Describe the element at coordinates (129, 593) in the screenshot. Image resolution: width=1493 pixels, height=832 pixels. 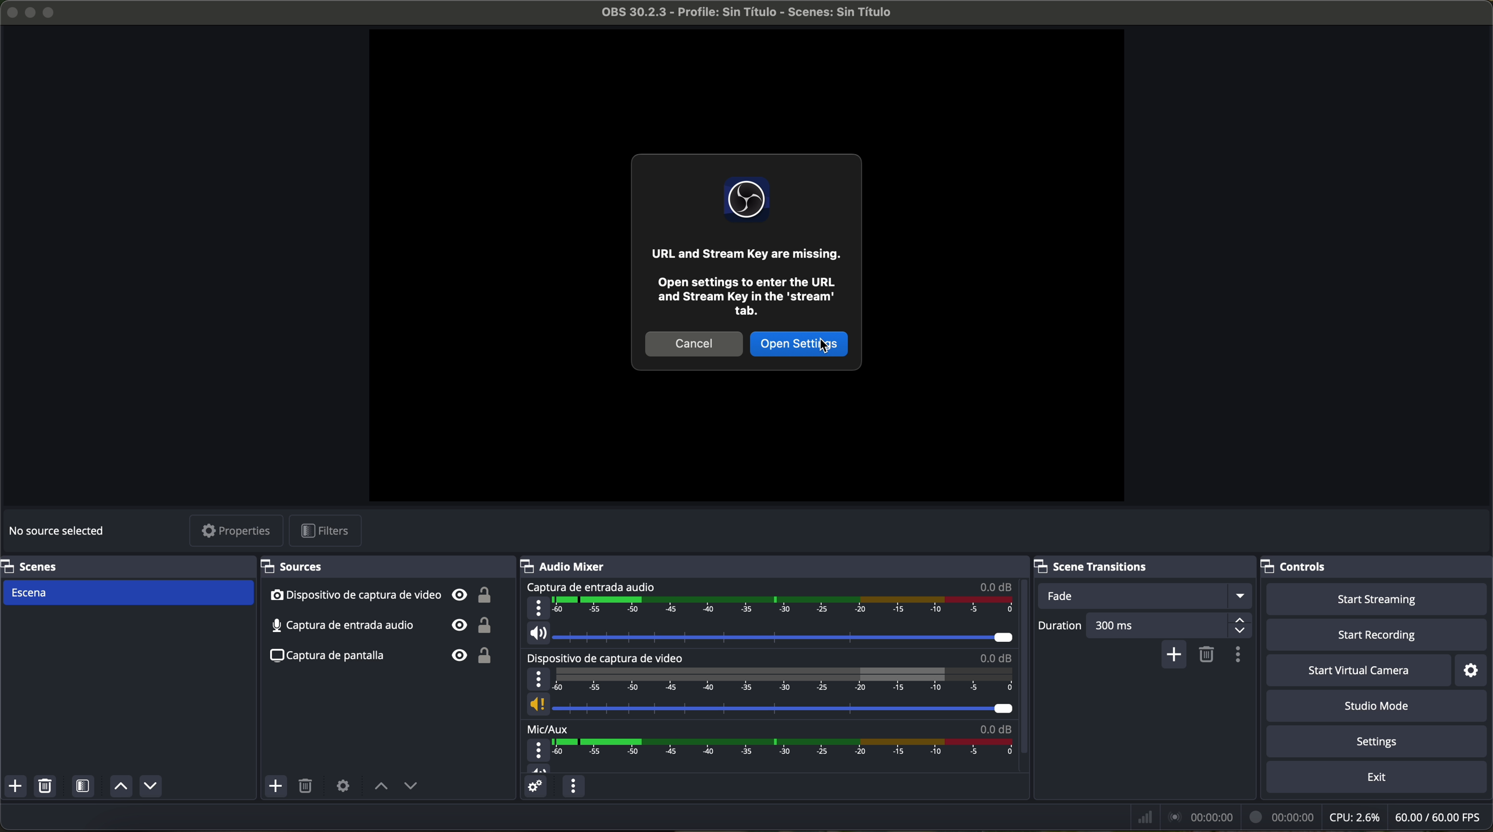
I see `scene` at that location.